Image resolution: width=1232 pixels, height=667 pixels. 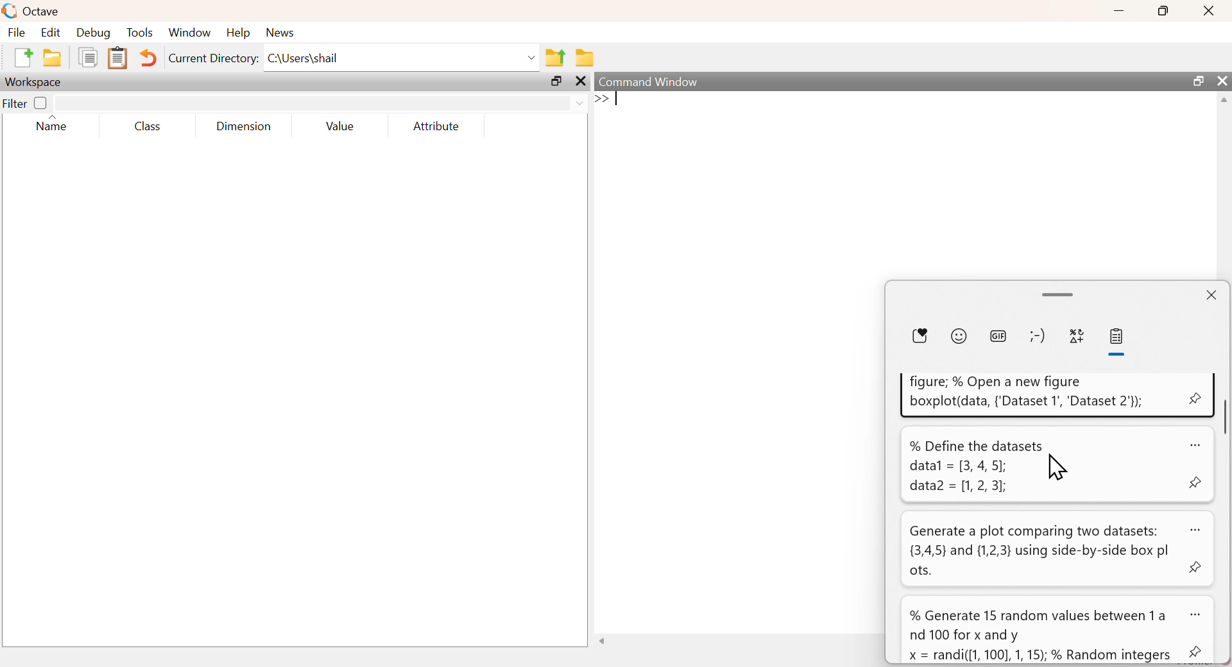 What do you see at coordinates (150, 59) in the screenshot?
I see `Undo` at bounding box center [150, 59].